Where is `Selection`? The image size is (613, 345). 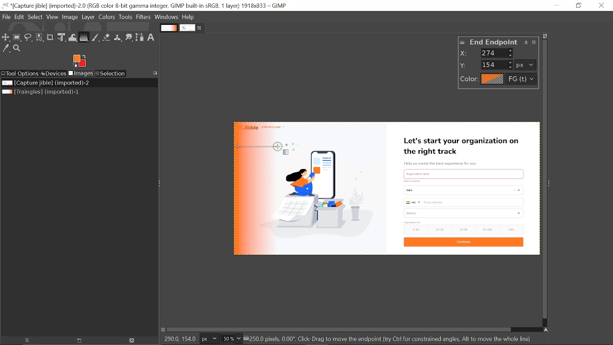
Selection is located at coordinates (111, 73).